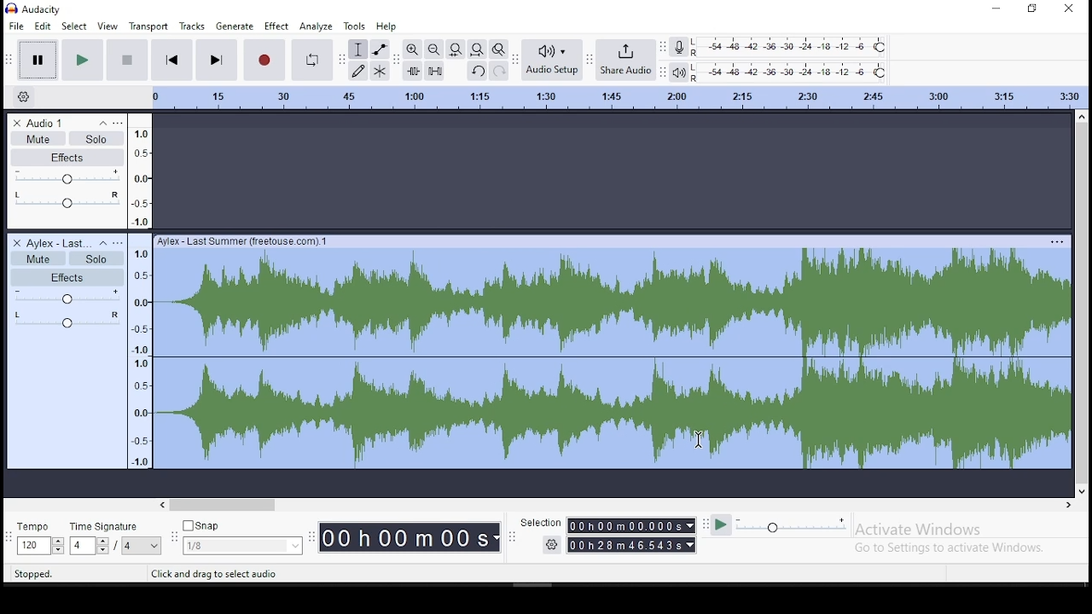 This screenshot has height=614, width=1092. What do you see at coordinates (43, 26) in the screenshot?
I see `edit` at bounding box center [43, 26].